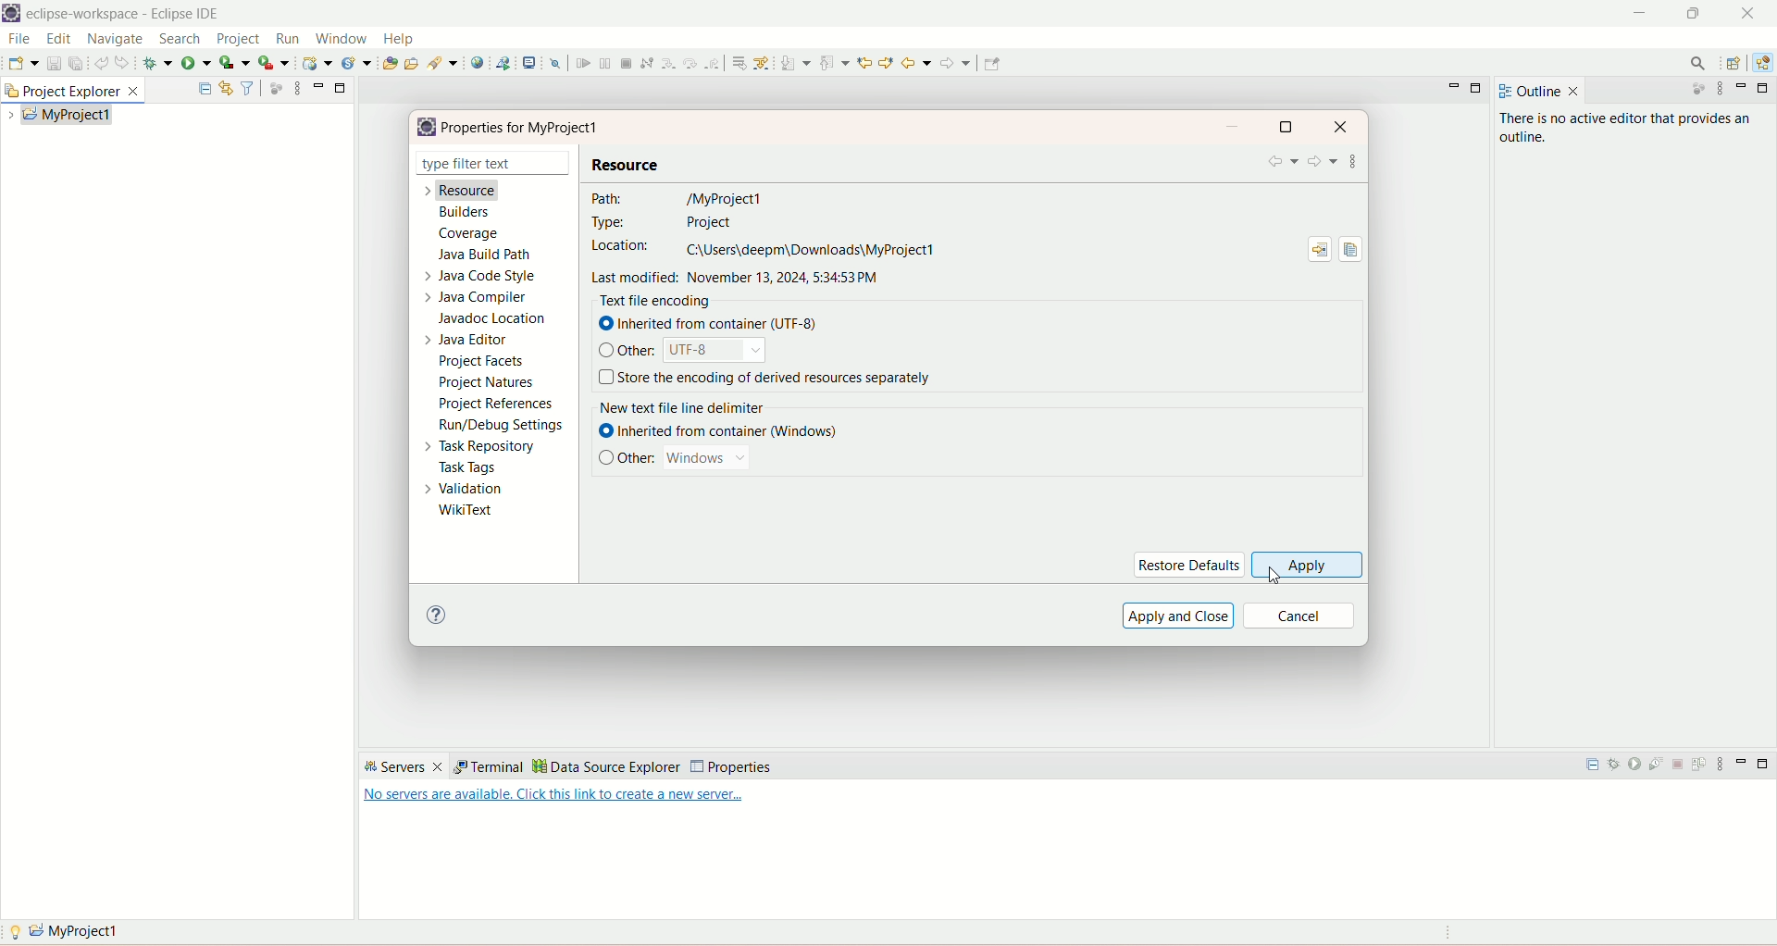 The image size is (1777, 946). Describe the element at coordinates (1542, 91) in the screenshot. I see `outline` at that location.